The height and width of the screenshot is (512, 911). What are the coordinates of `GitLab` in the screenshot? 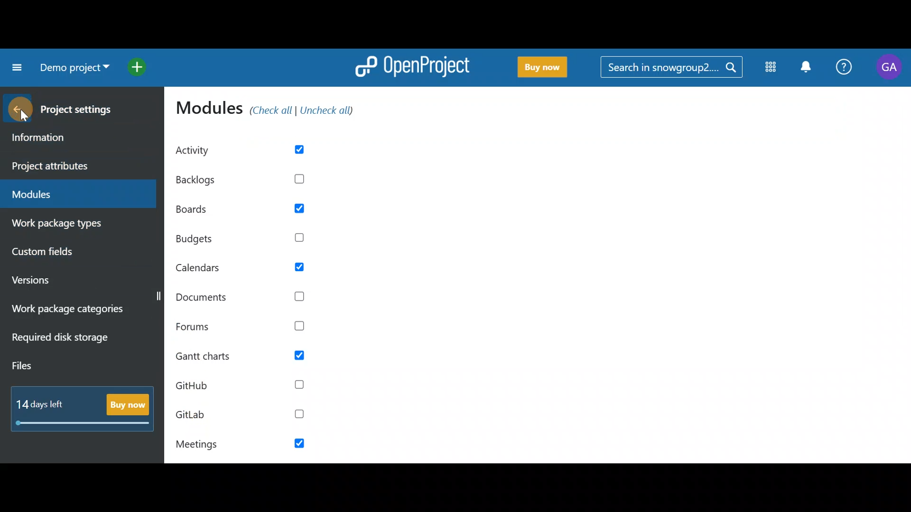 It's located at (241, 415).